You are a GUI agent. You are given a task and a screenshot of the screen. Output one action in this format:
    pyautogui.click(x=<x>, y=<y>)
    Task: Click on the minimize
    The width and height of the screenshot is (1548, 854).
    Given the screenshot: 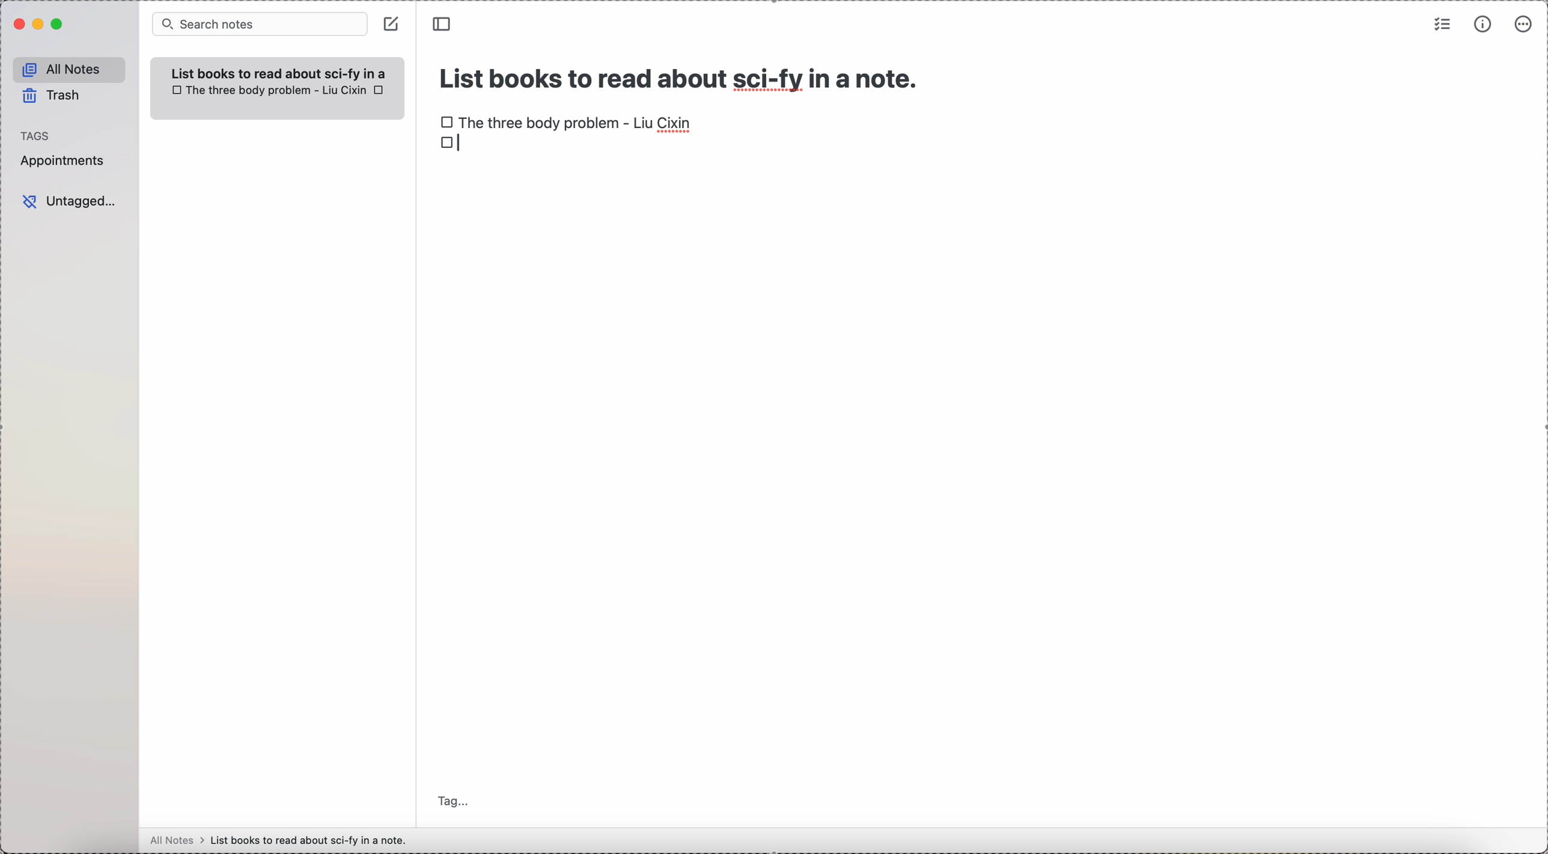 What is the action you would take?
    pyautogui.click(x=36, y=24)
    